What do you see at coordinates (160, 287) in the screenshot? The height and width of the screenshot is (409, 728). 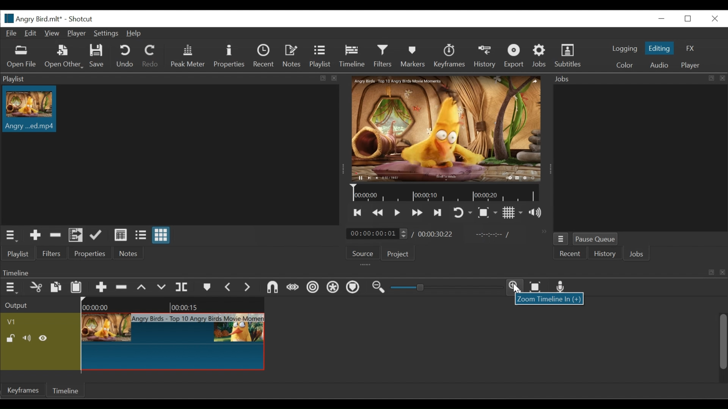 I see `Overwrite` at bounding box center [160, 287].